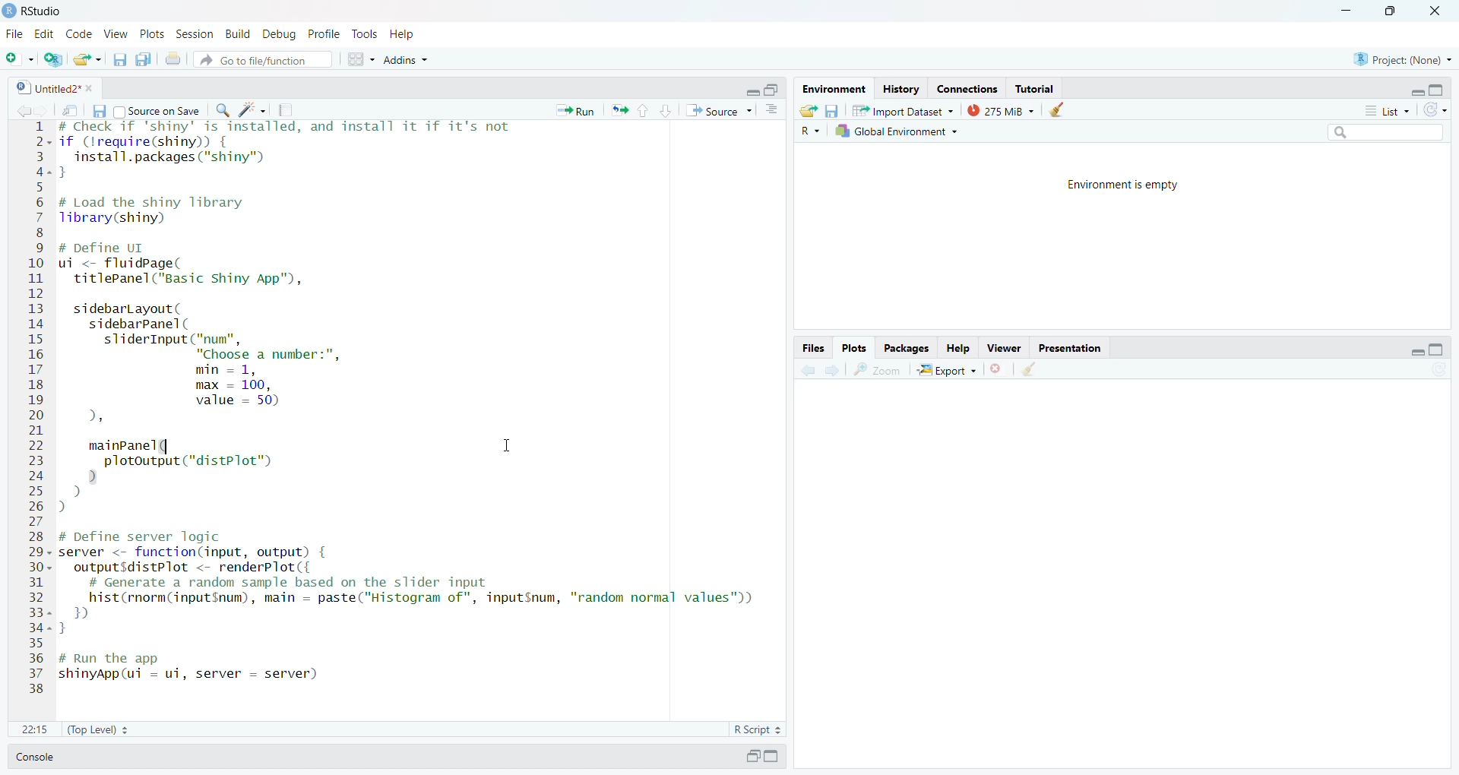  I want to click on # Run the app
shinyApp(ui = ui, server = server), so click(194, 668).